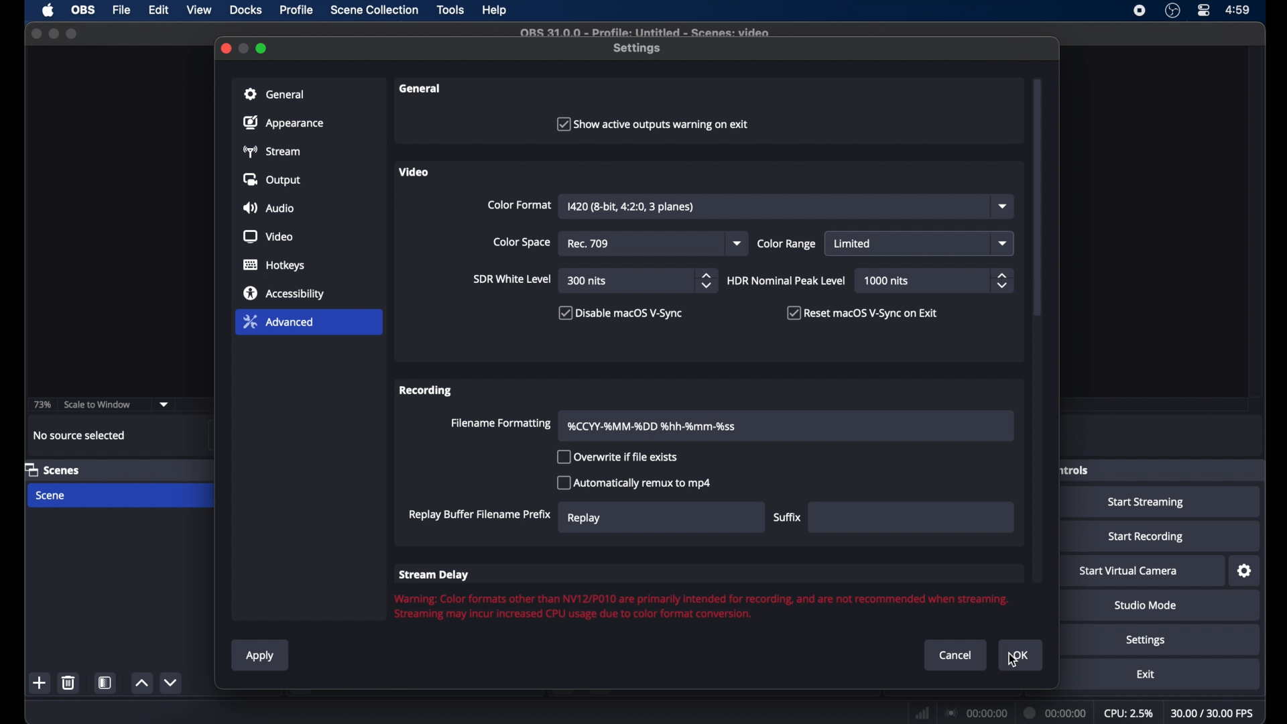 The height and width of the screenshot is (724, 1287). What do you see at coordinates (654, 426) in the screenshot?
I see `%CCYY-%MM-%DD %hh-%mm-%ss` at bounding box center [654, 426].